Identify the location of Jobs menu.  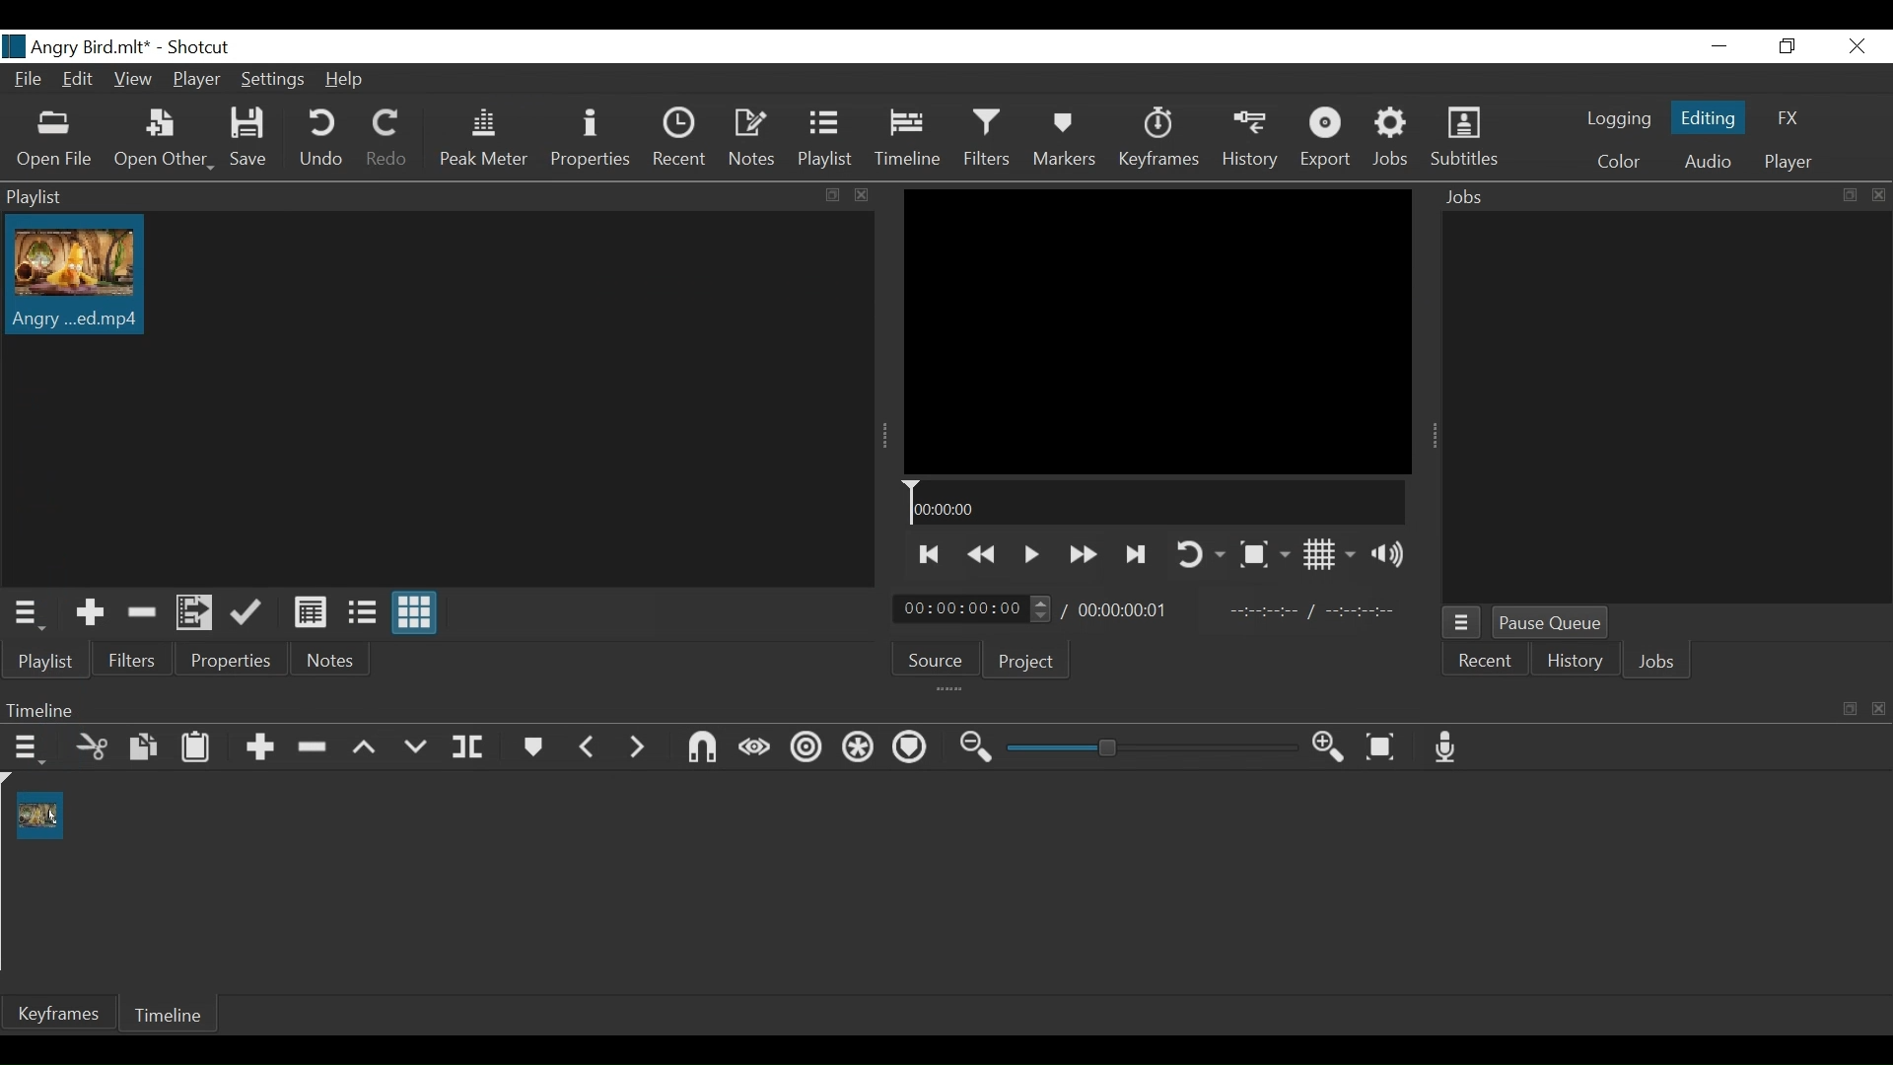
(1462, 622).